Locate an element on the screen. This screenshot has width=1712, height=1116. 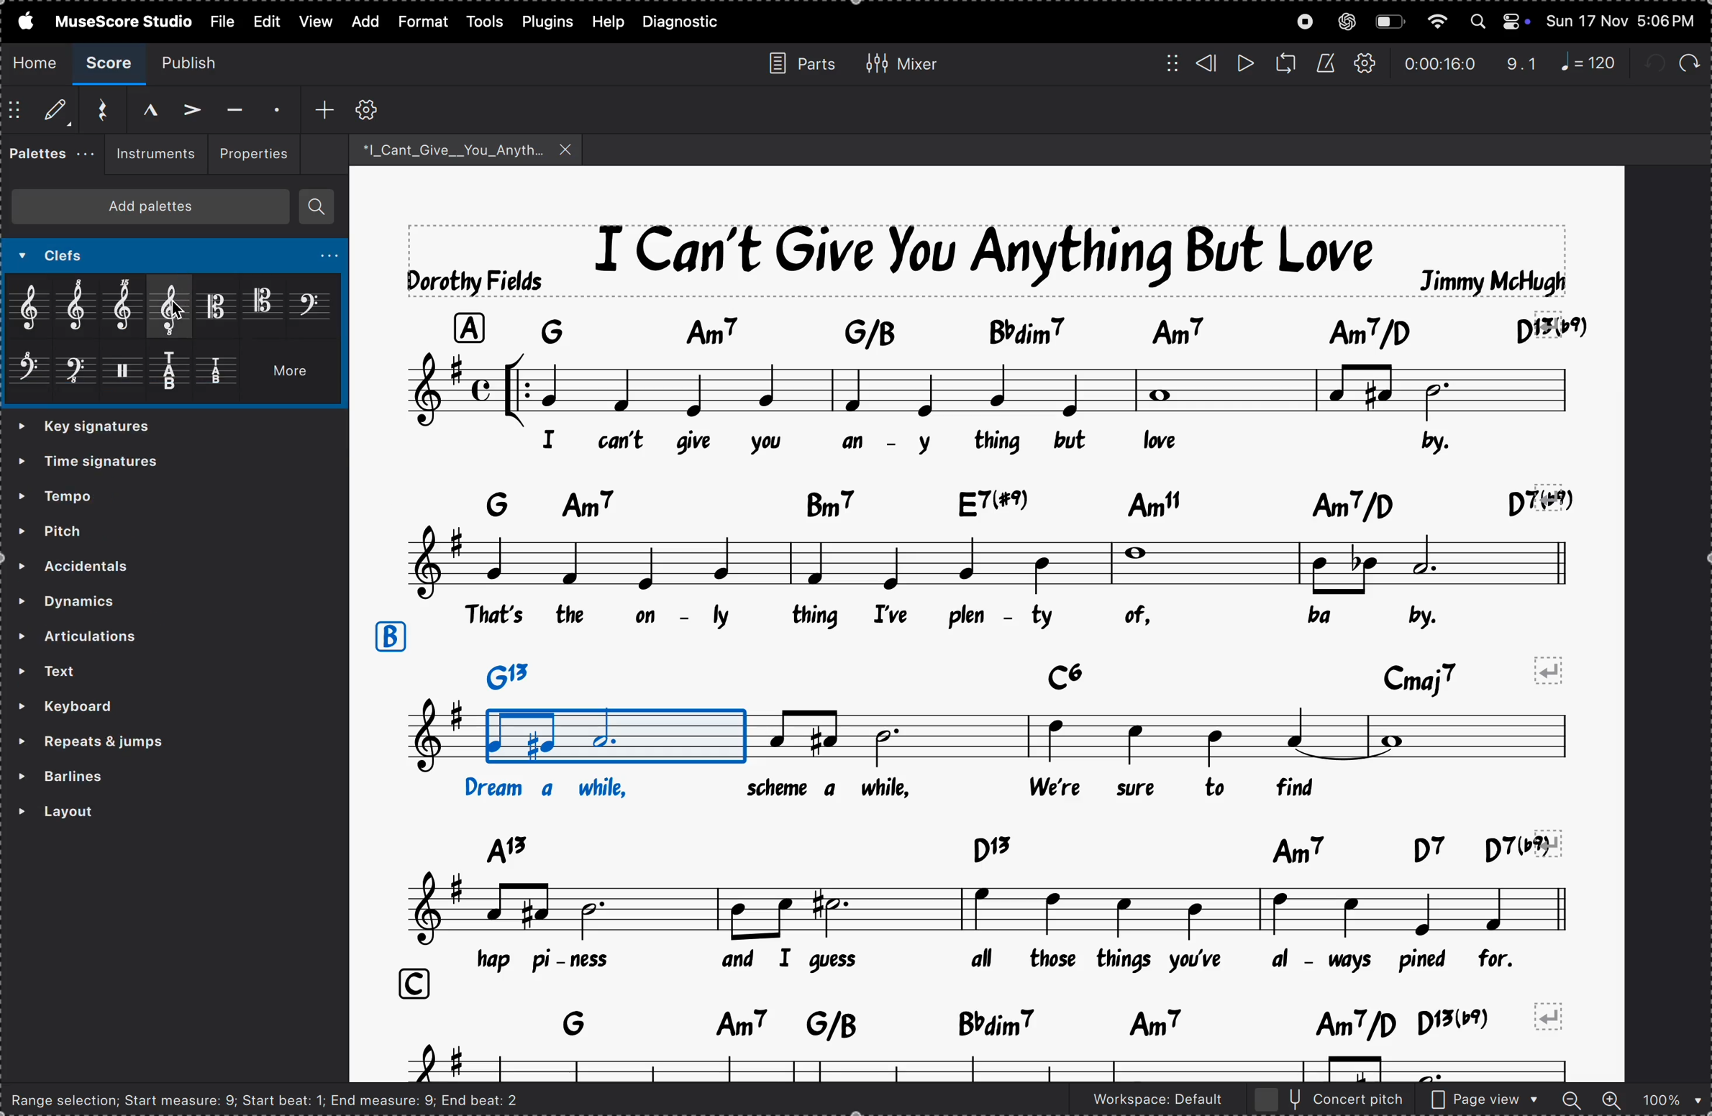
Marcato is located at coordinates (137, 108).